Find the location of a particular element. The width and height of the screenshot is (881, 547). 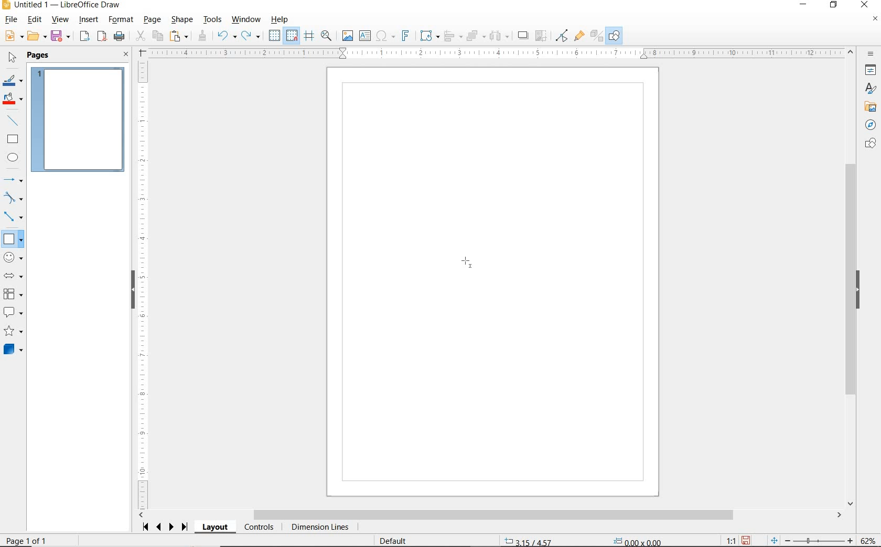

COPY is located at coordinates (157, 36).